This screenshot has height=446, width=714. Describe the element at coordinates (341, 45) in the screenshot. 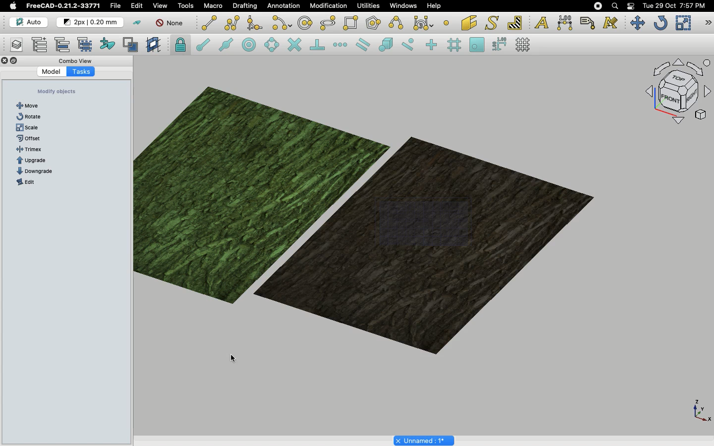

I see `Snap extension` at that location.